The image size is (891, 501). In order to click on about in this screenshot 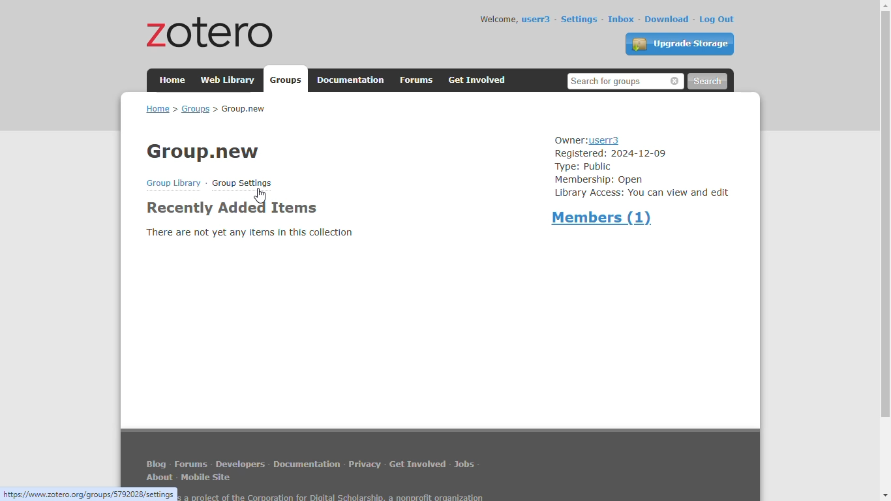, I will do `click(160, 478)`.